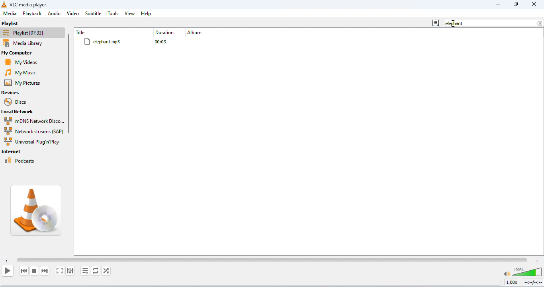 The image size is (544, 287). What do you see at coordinates (12, 23) in the screenshot?
I see `playlist` at bounding box center [12, 23].